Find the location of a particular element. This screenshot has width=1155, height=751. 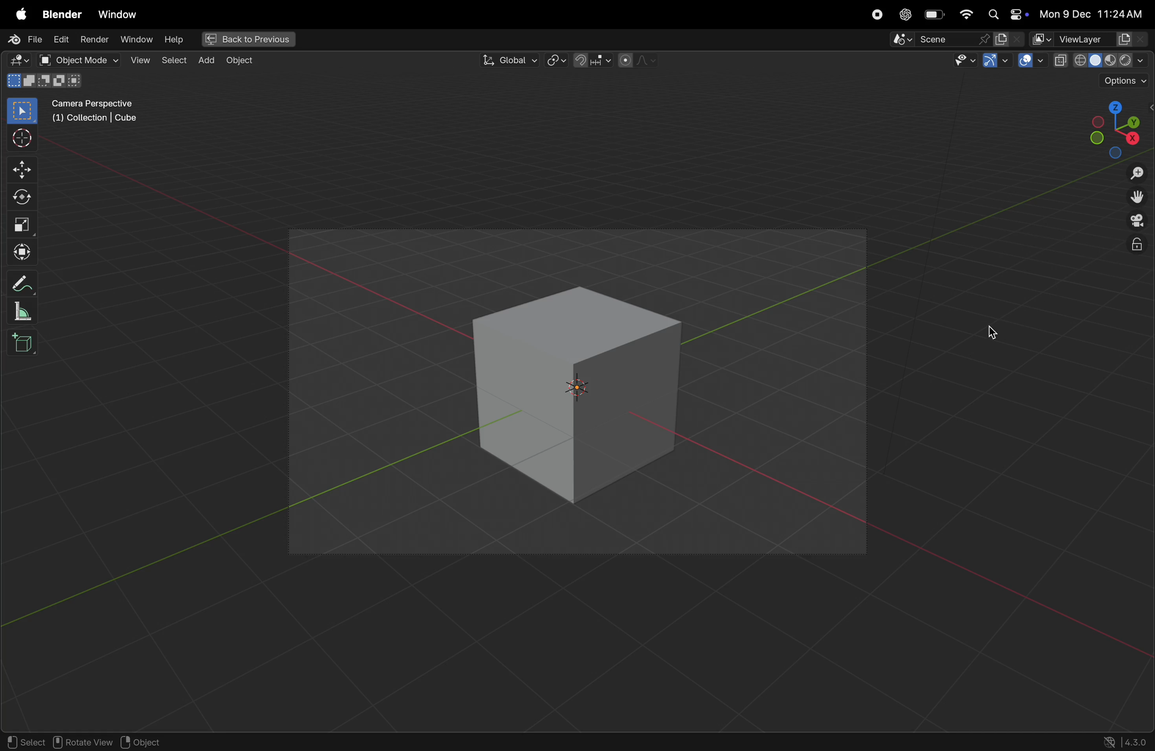

cube is located at coordinates (583, 396).